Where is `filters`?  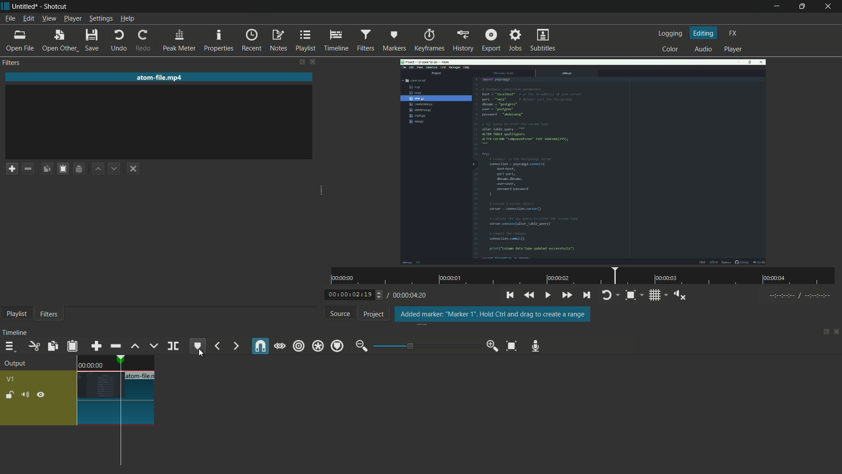 filters is located at coordinates (12, 62).